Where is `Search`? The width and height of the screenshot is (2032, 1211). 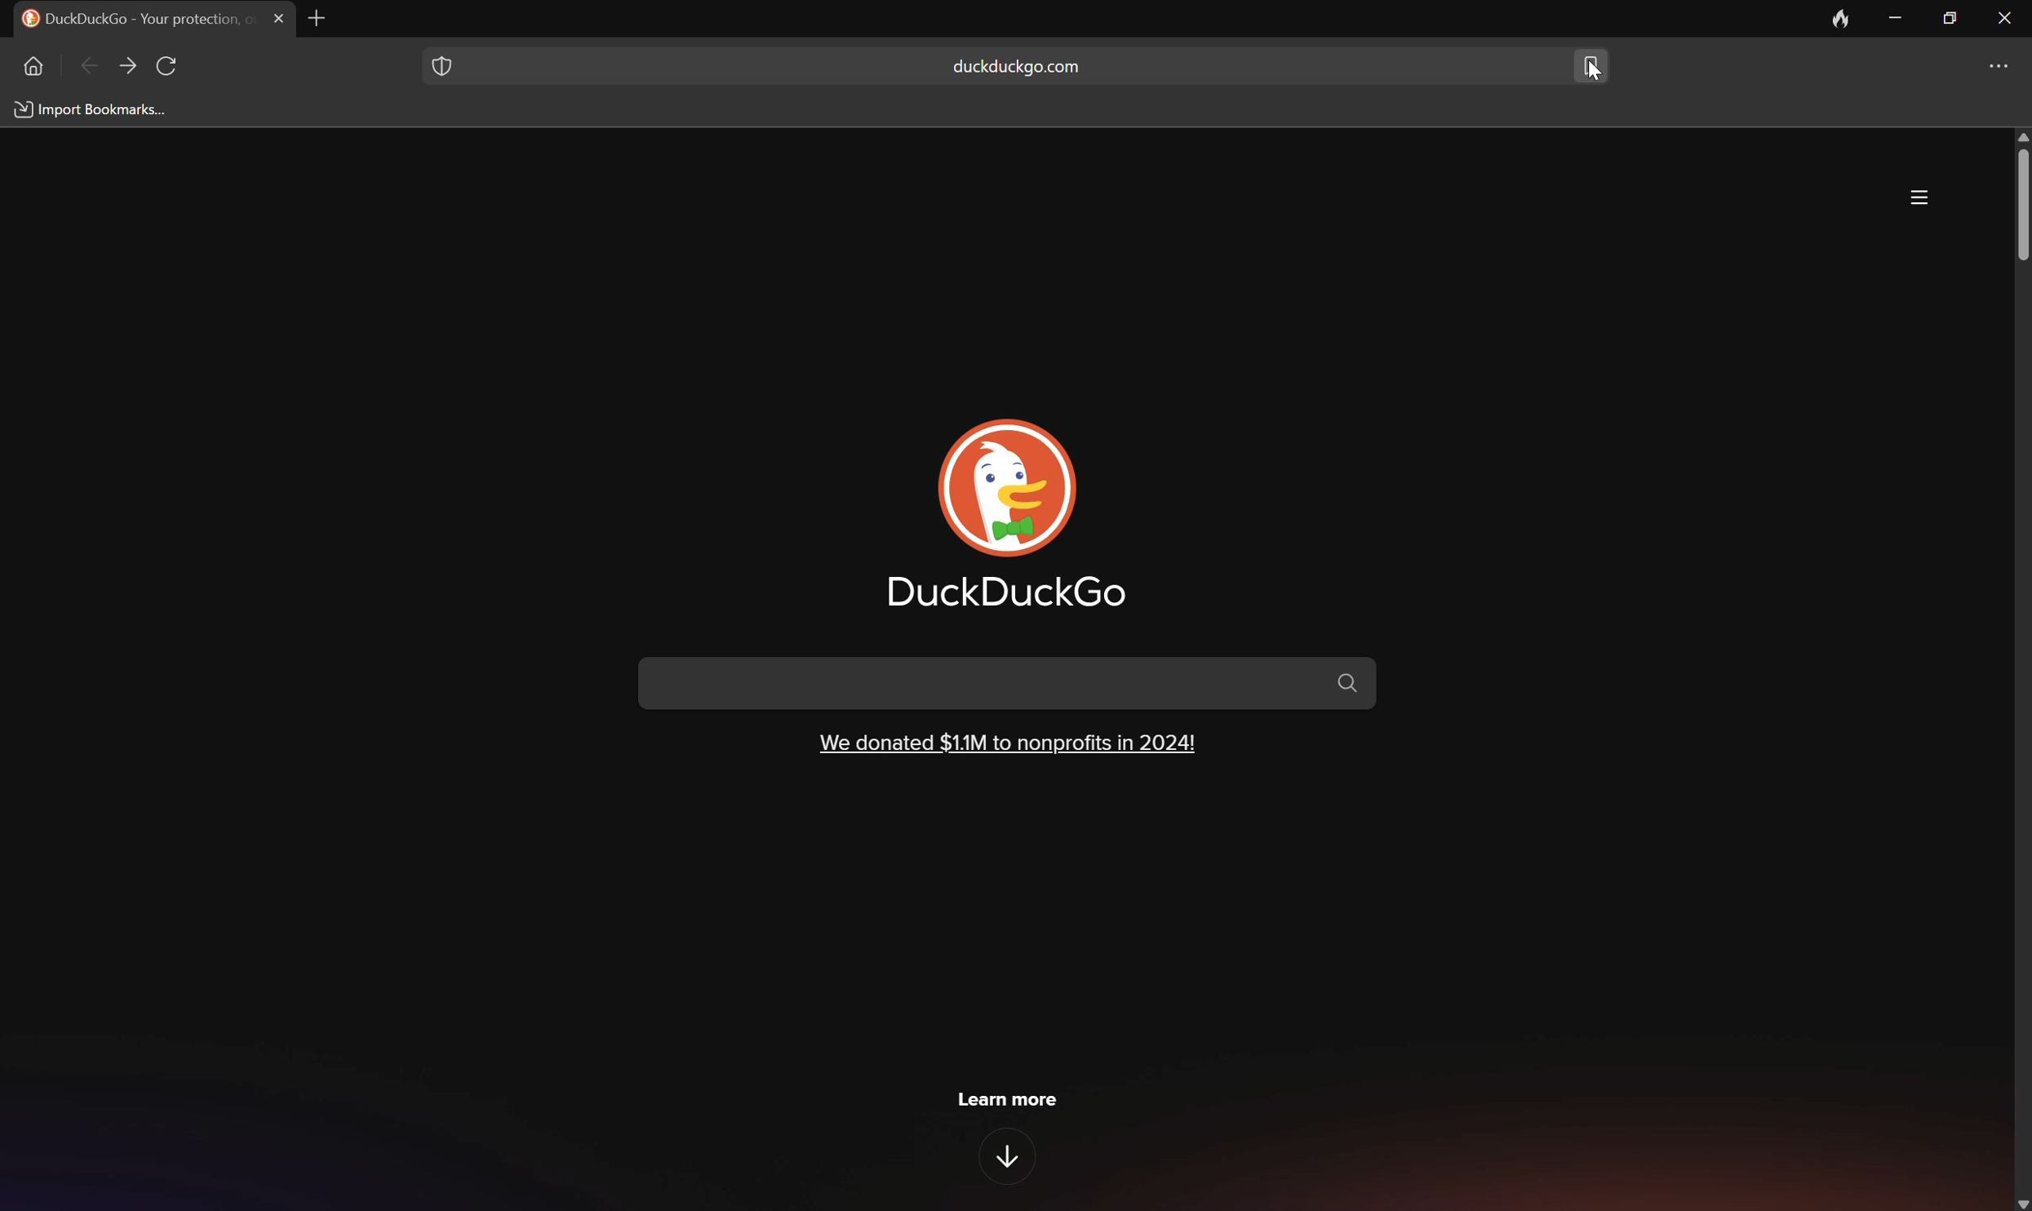 Search is located at coordinates (1009, 682).